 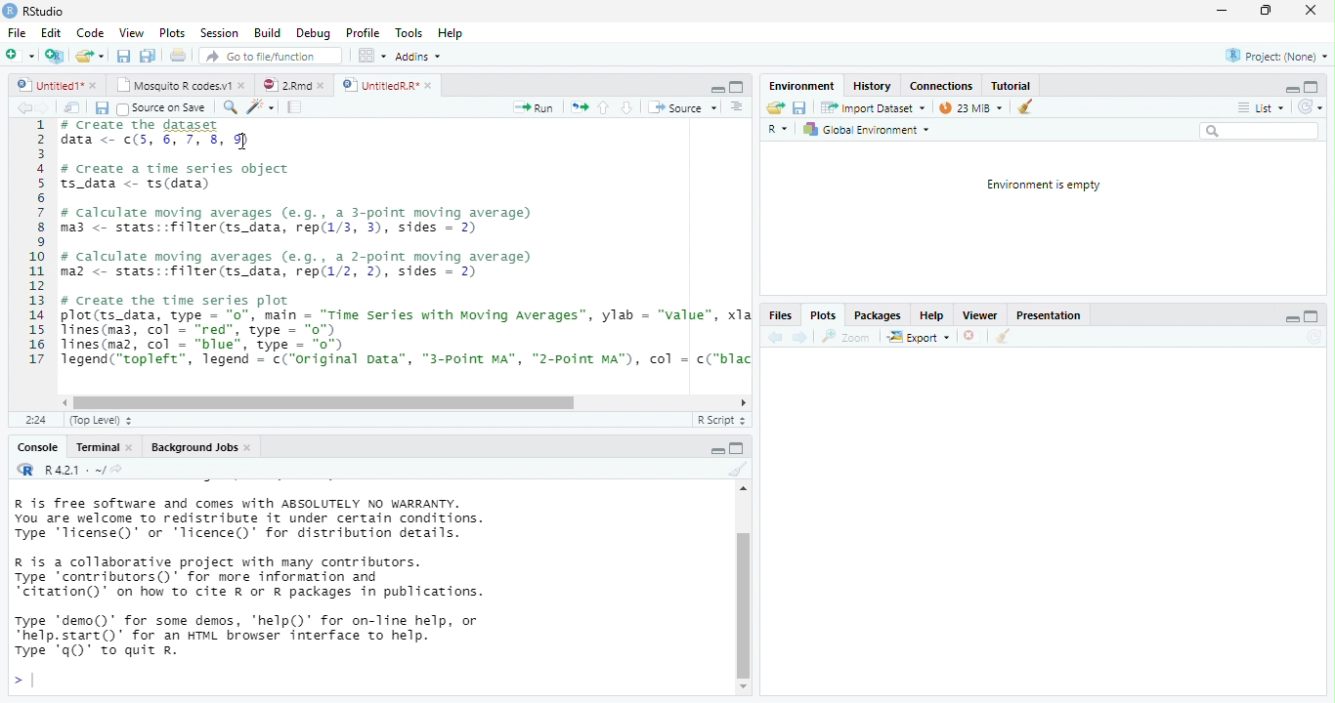 I want to click on Connections, so click(x=940, y=86).